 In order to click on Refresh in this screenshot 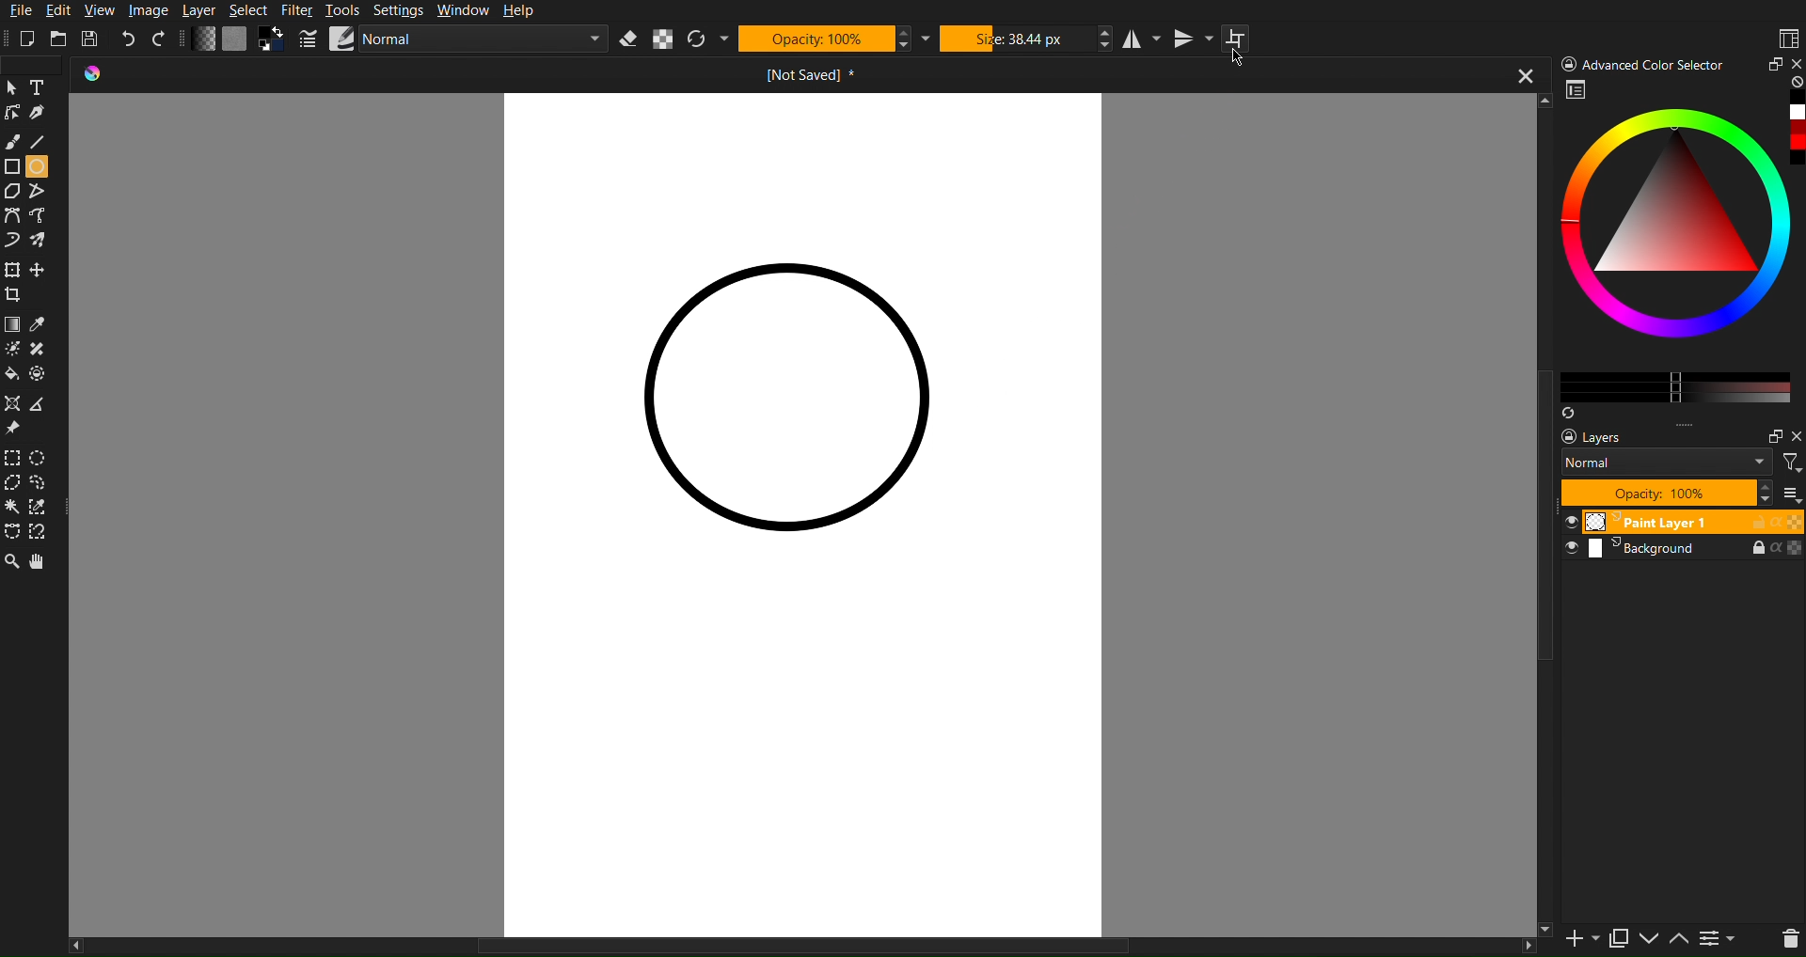, I will do `click(697, 39)`.